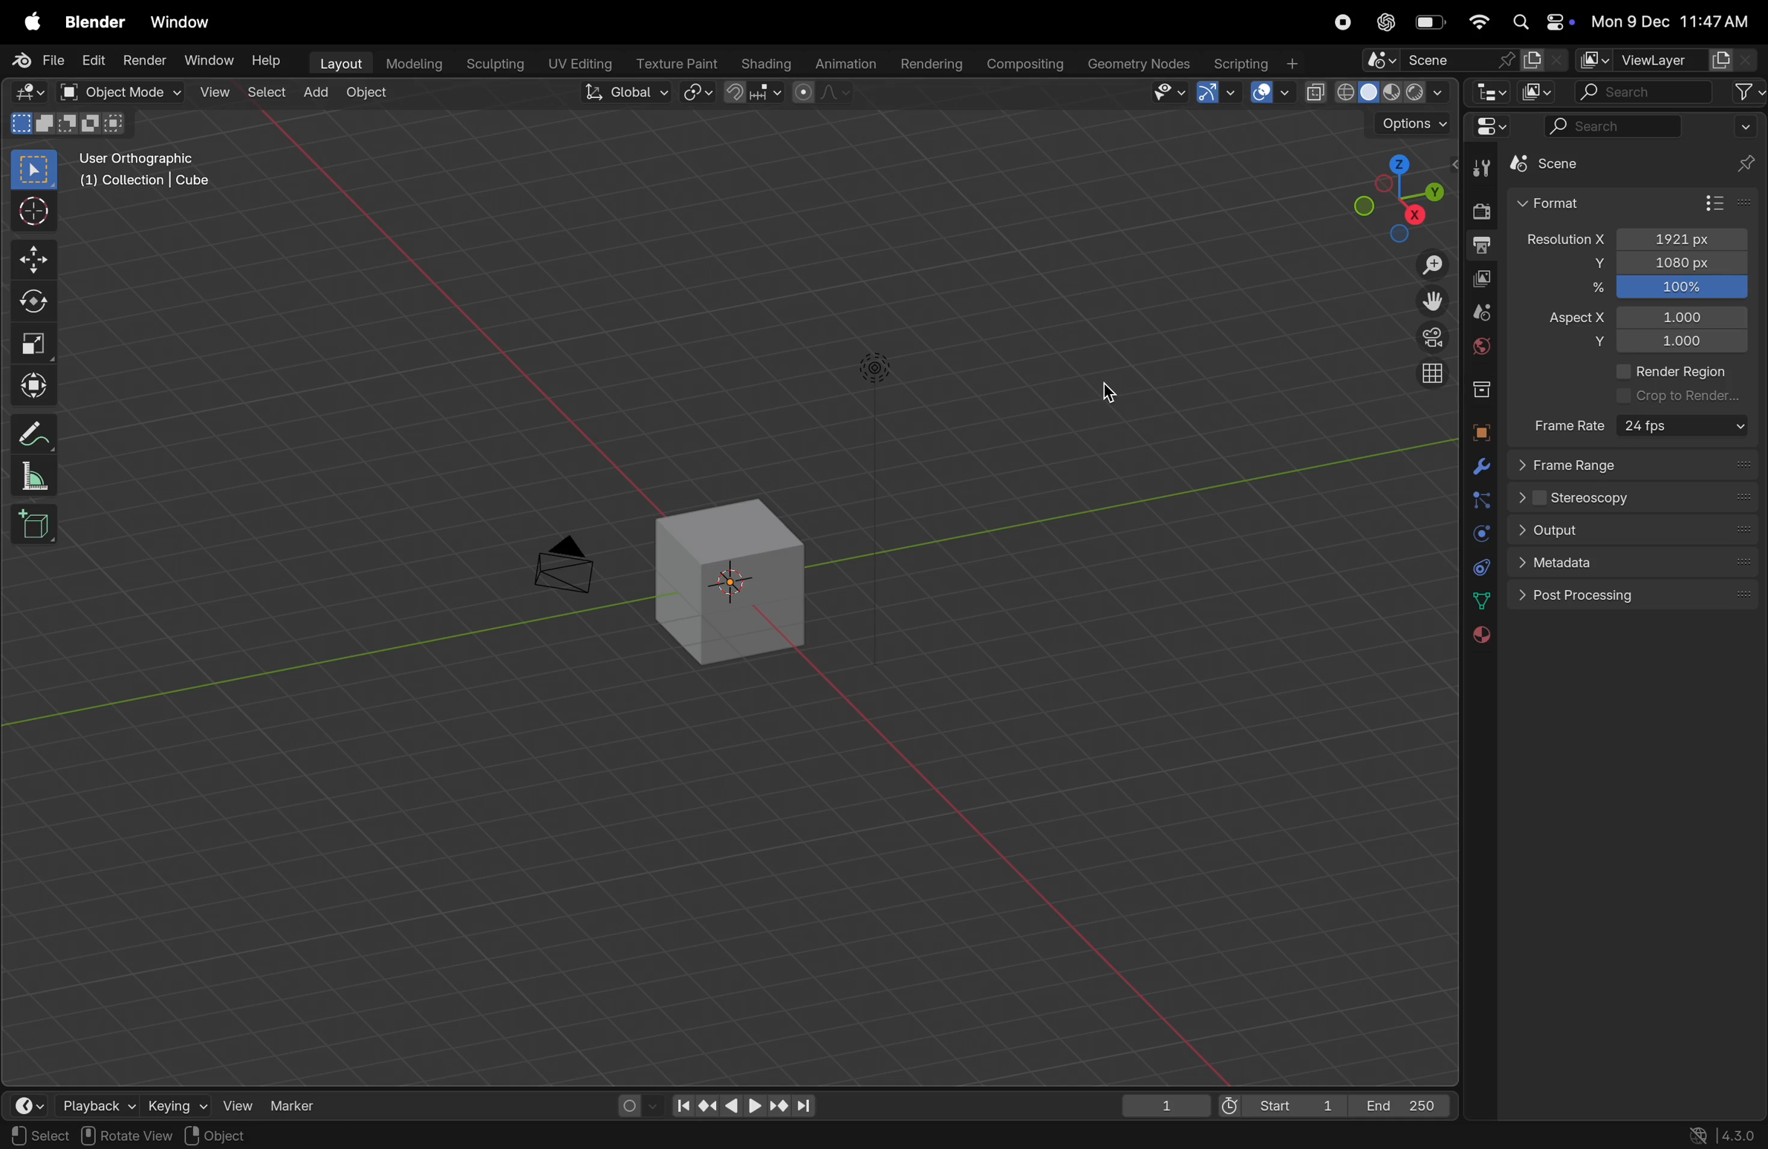 This screenshot has width=1768, height=1149. I want to click on pan view, so click(45, 1136).